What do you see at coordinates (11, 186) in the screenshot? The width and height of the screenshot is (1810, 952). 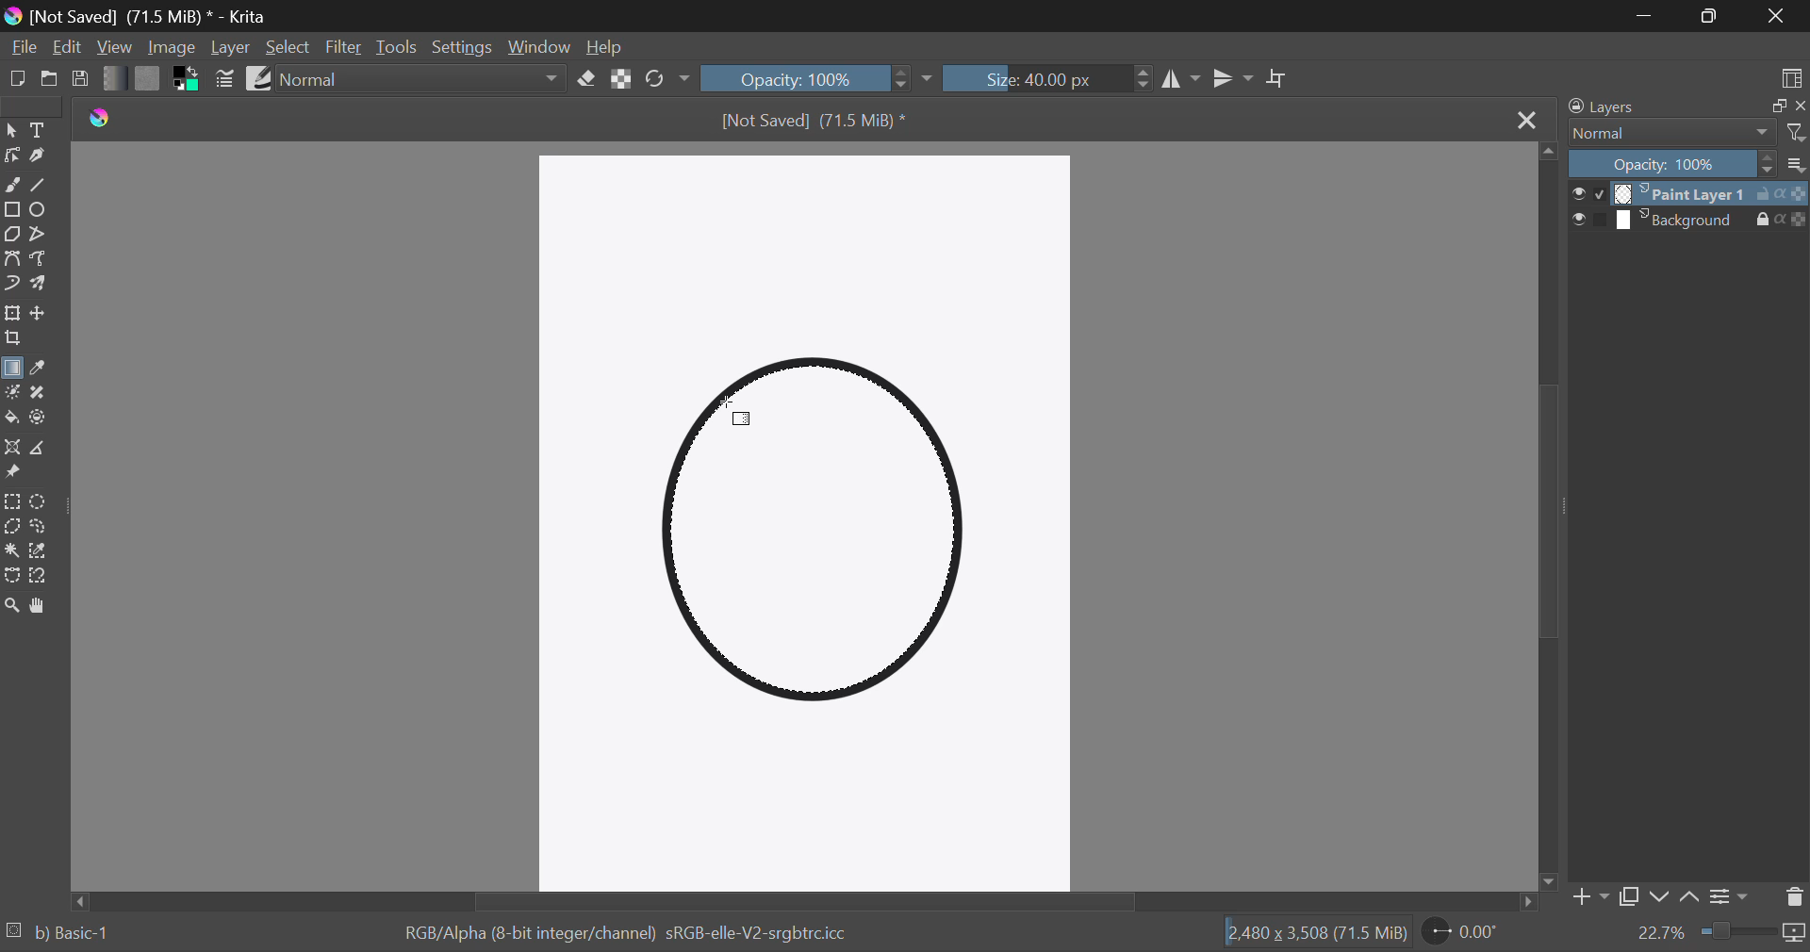 I see `Freehand` at bounding box center [11, 186].